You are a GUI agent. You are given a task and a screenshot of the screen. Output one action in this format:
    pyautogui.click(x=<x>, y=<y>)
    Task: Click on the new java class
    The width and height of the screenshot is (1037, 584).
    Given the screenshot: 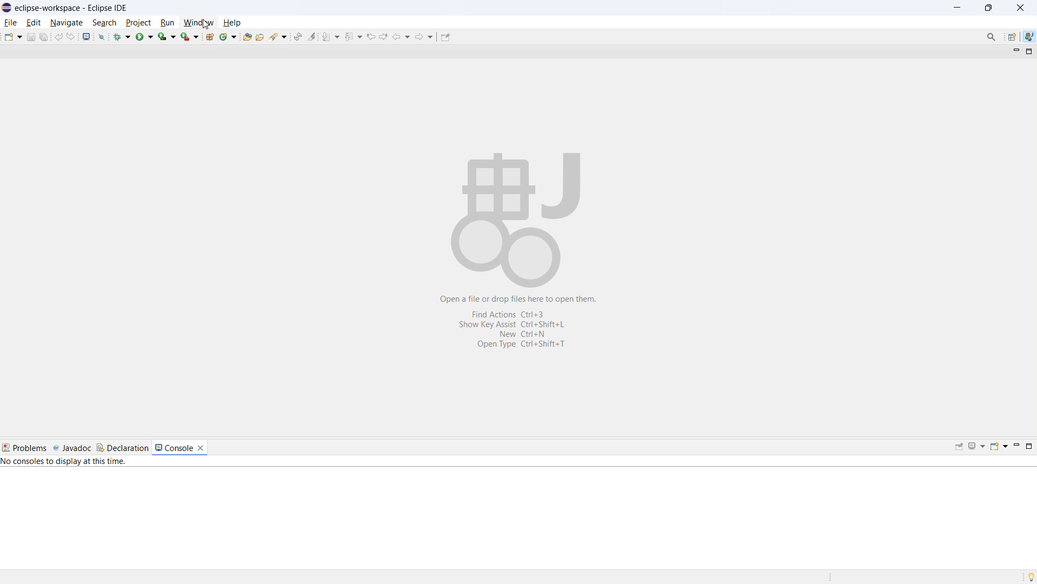 What is the action you would take?
    pyautogui.click(x=228, y=37)
    